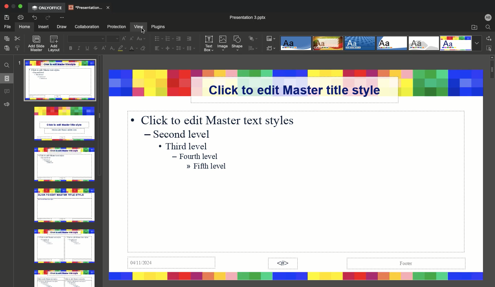 This screenshot has width=495, height=287. I want to click on Copy style, so click(17, 49).